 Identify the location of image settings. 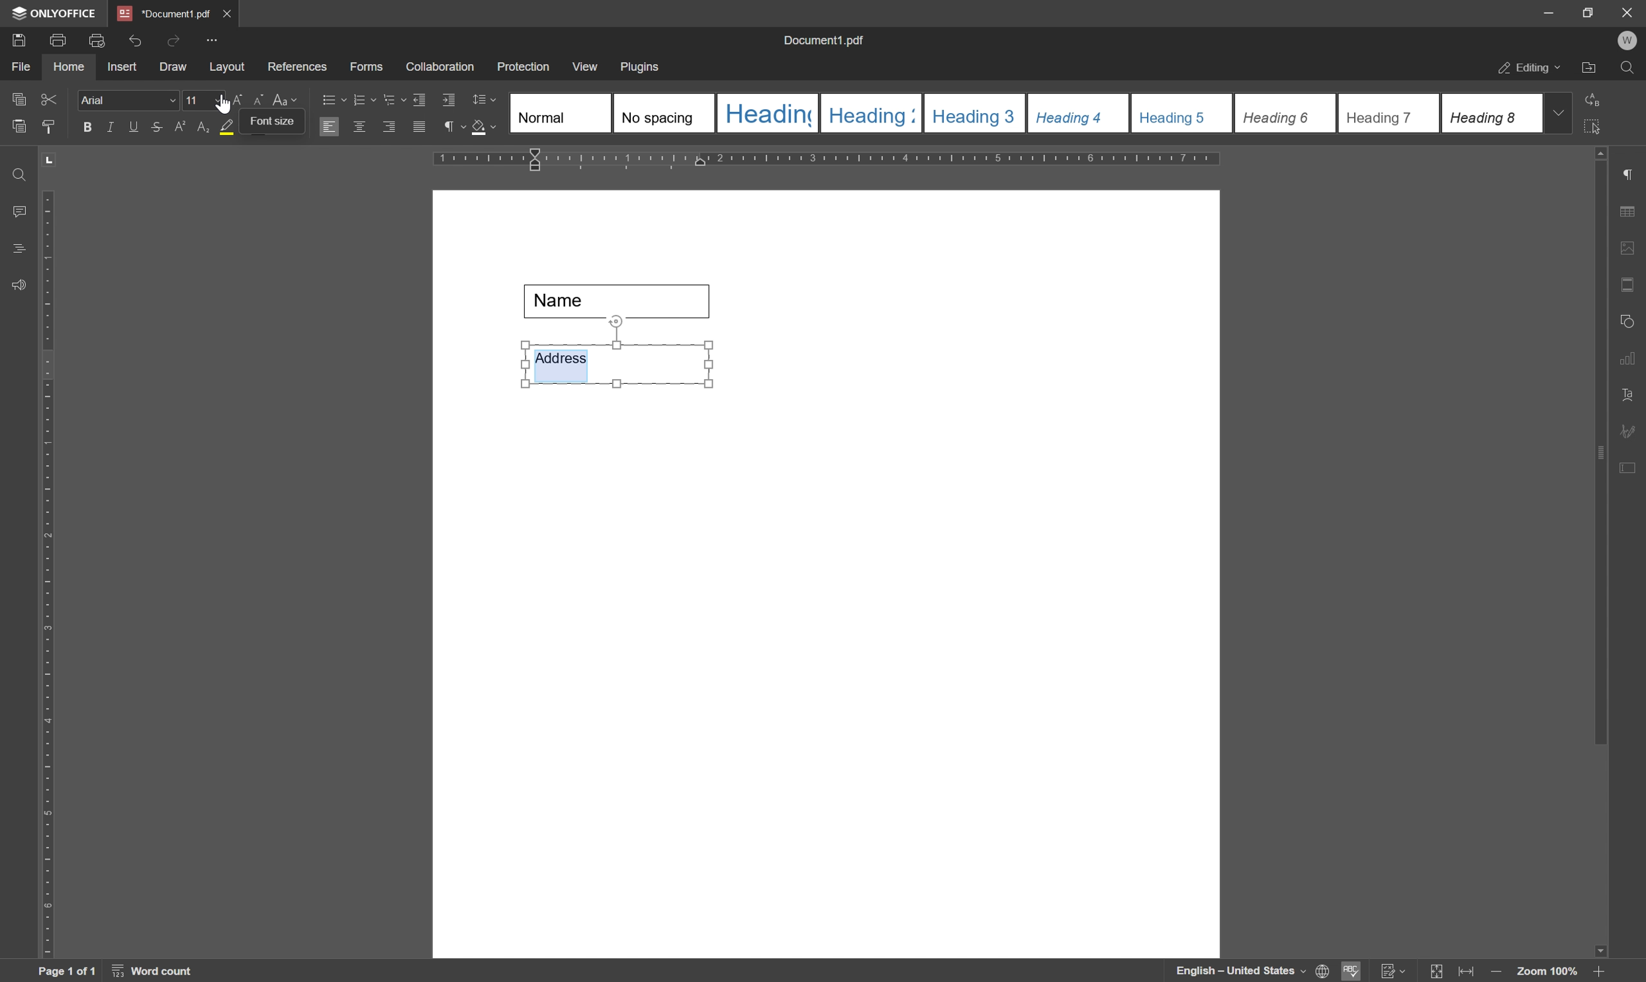
(1633, 251).